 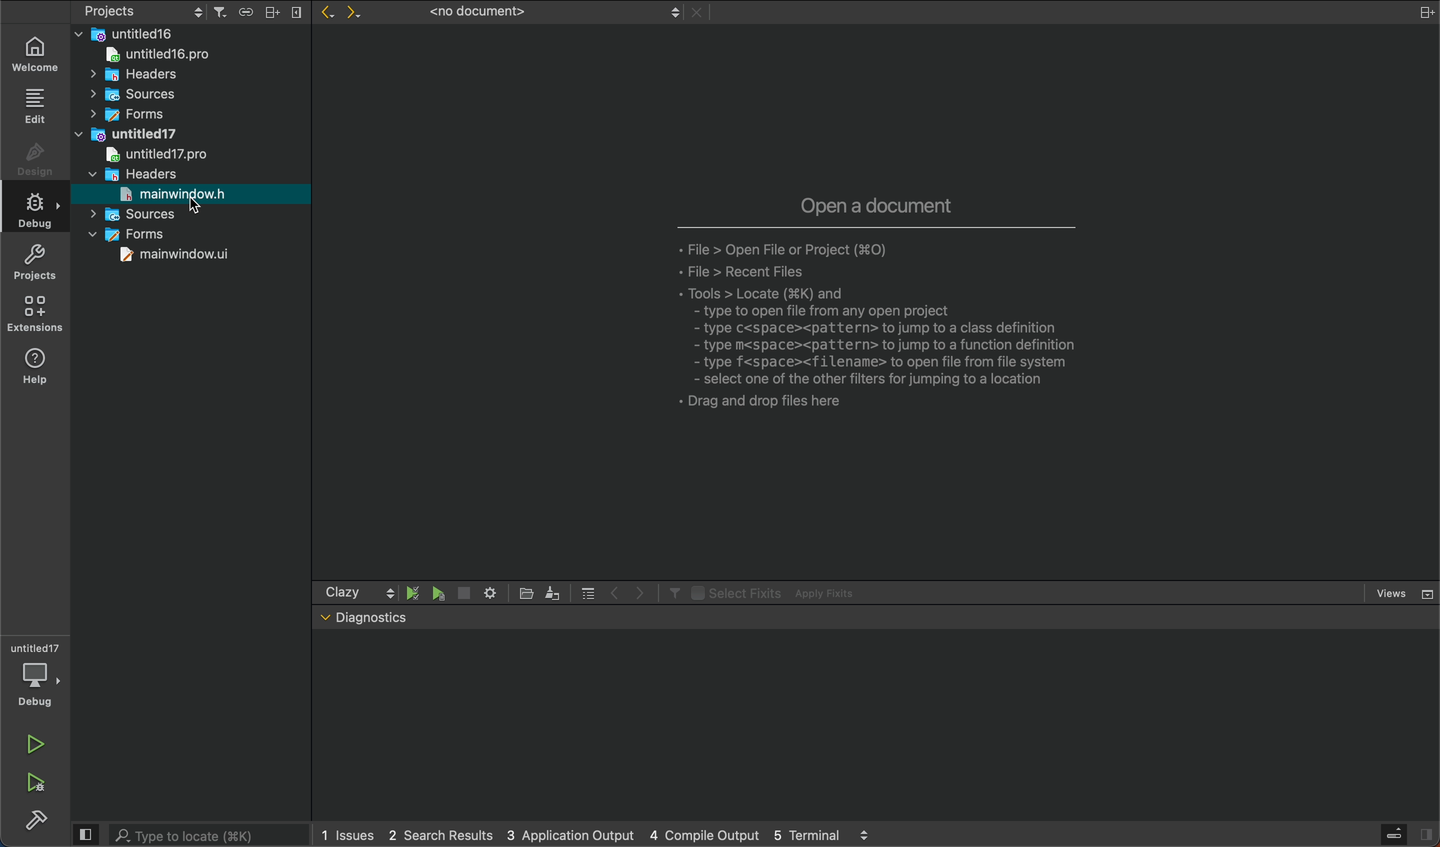 I want to click on Headers, so click(x=133, y=173).